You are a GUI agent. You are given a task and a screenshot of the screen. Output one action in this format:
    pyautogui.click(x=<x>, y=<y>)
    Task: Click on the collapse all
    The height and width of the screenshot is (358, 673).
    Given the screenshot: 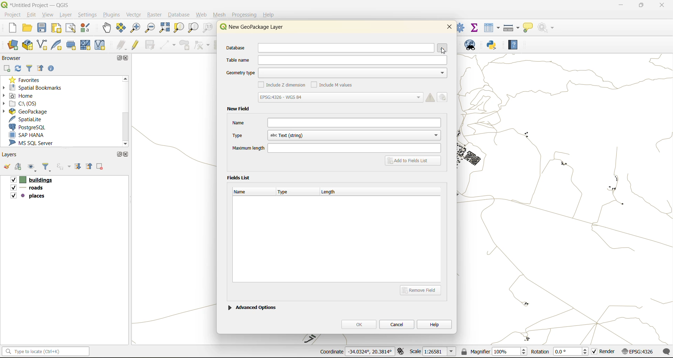 What is the action you would take?
    pyautogui.click(x=42, y=69)
    